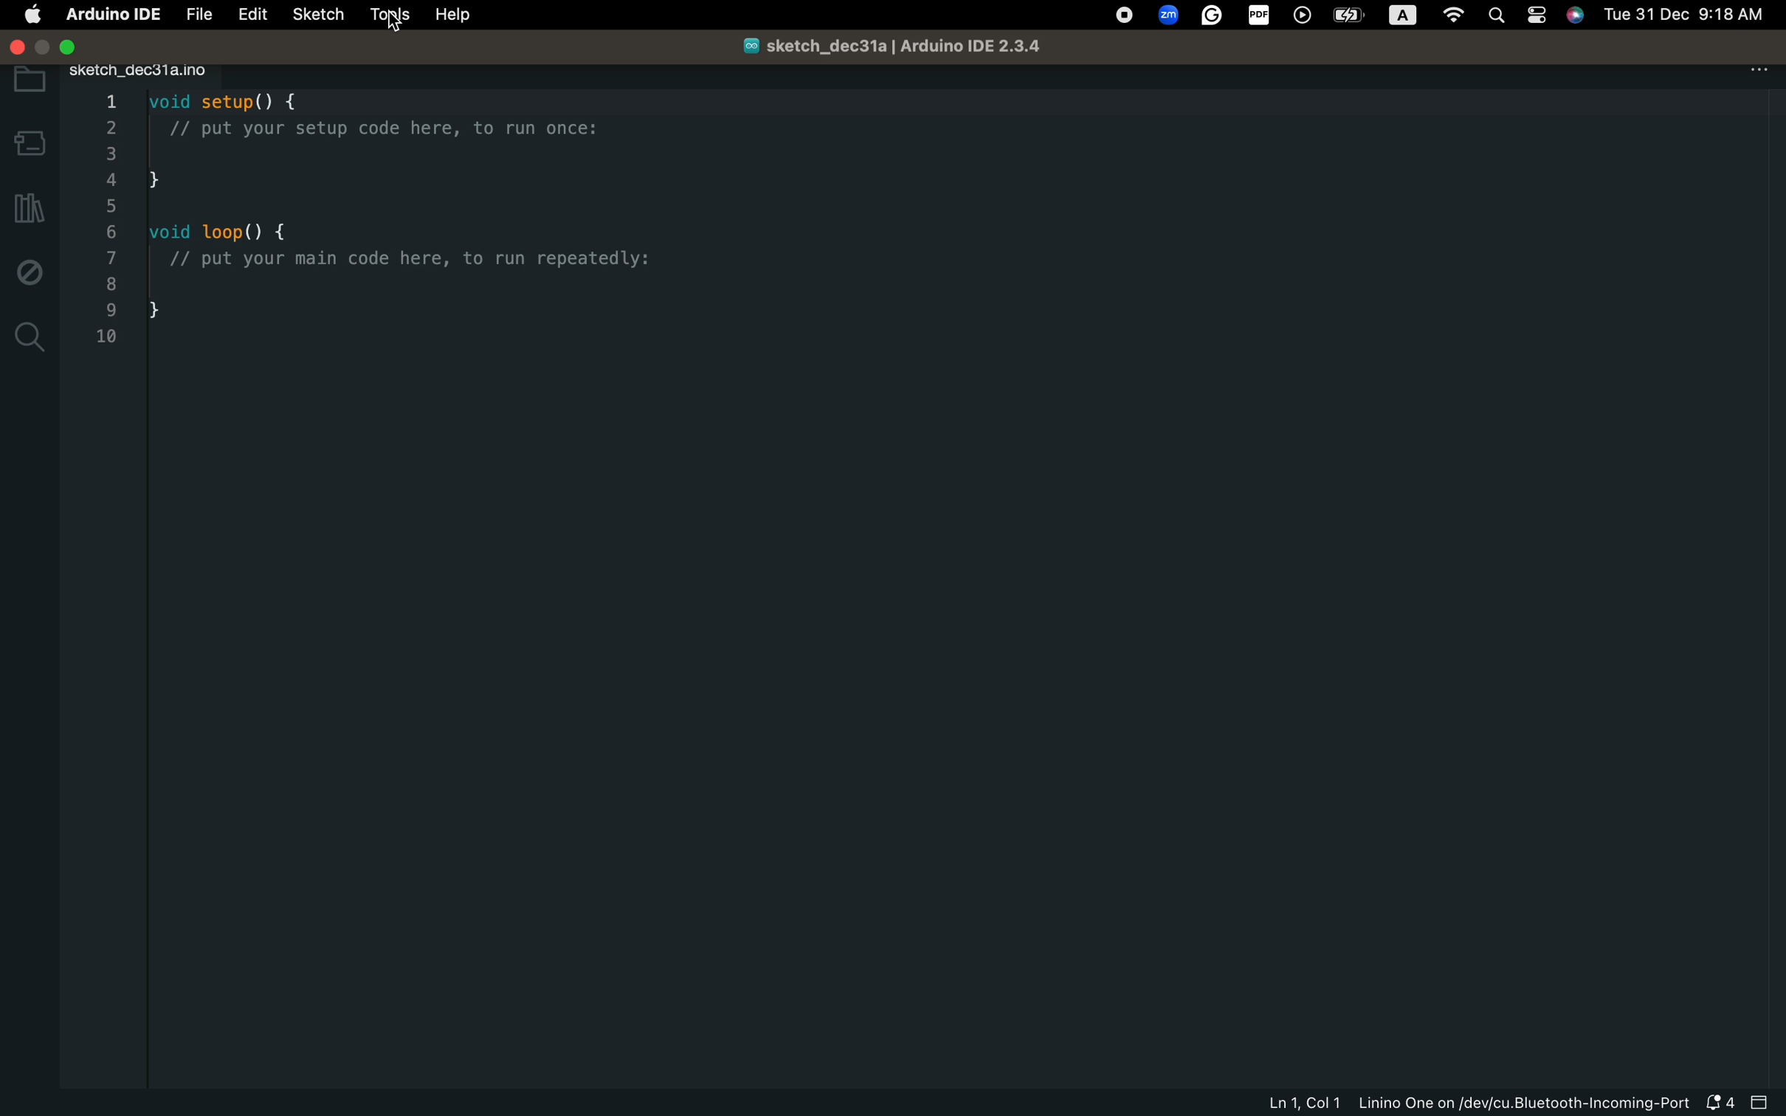  What do you see at coordinates (1474, 1104) in the screenshot?
I see `file information` at bounding box center [1474, 1104].